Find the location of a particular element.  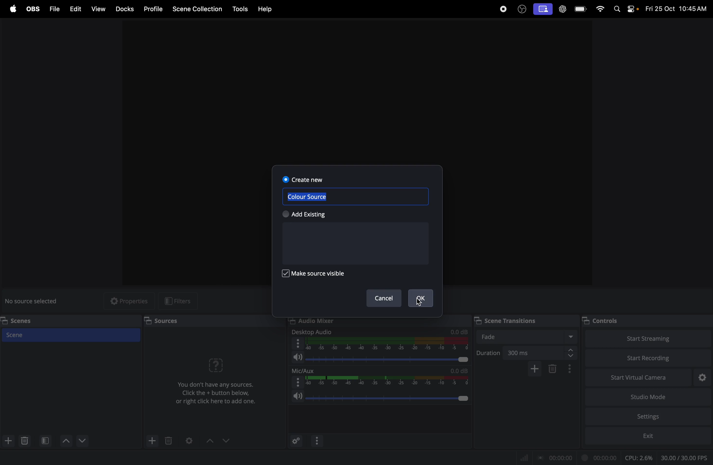

Scene is located at coordinates (73, 334).